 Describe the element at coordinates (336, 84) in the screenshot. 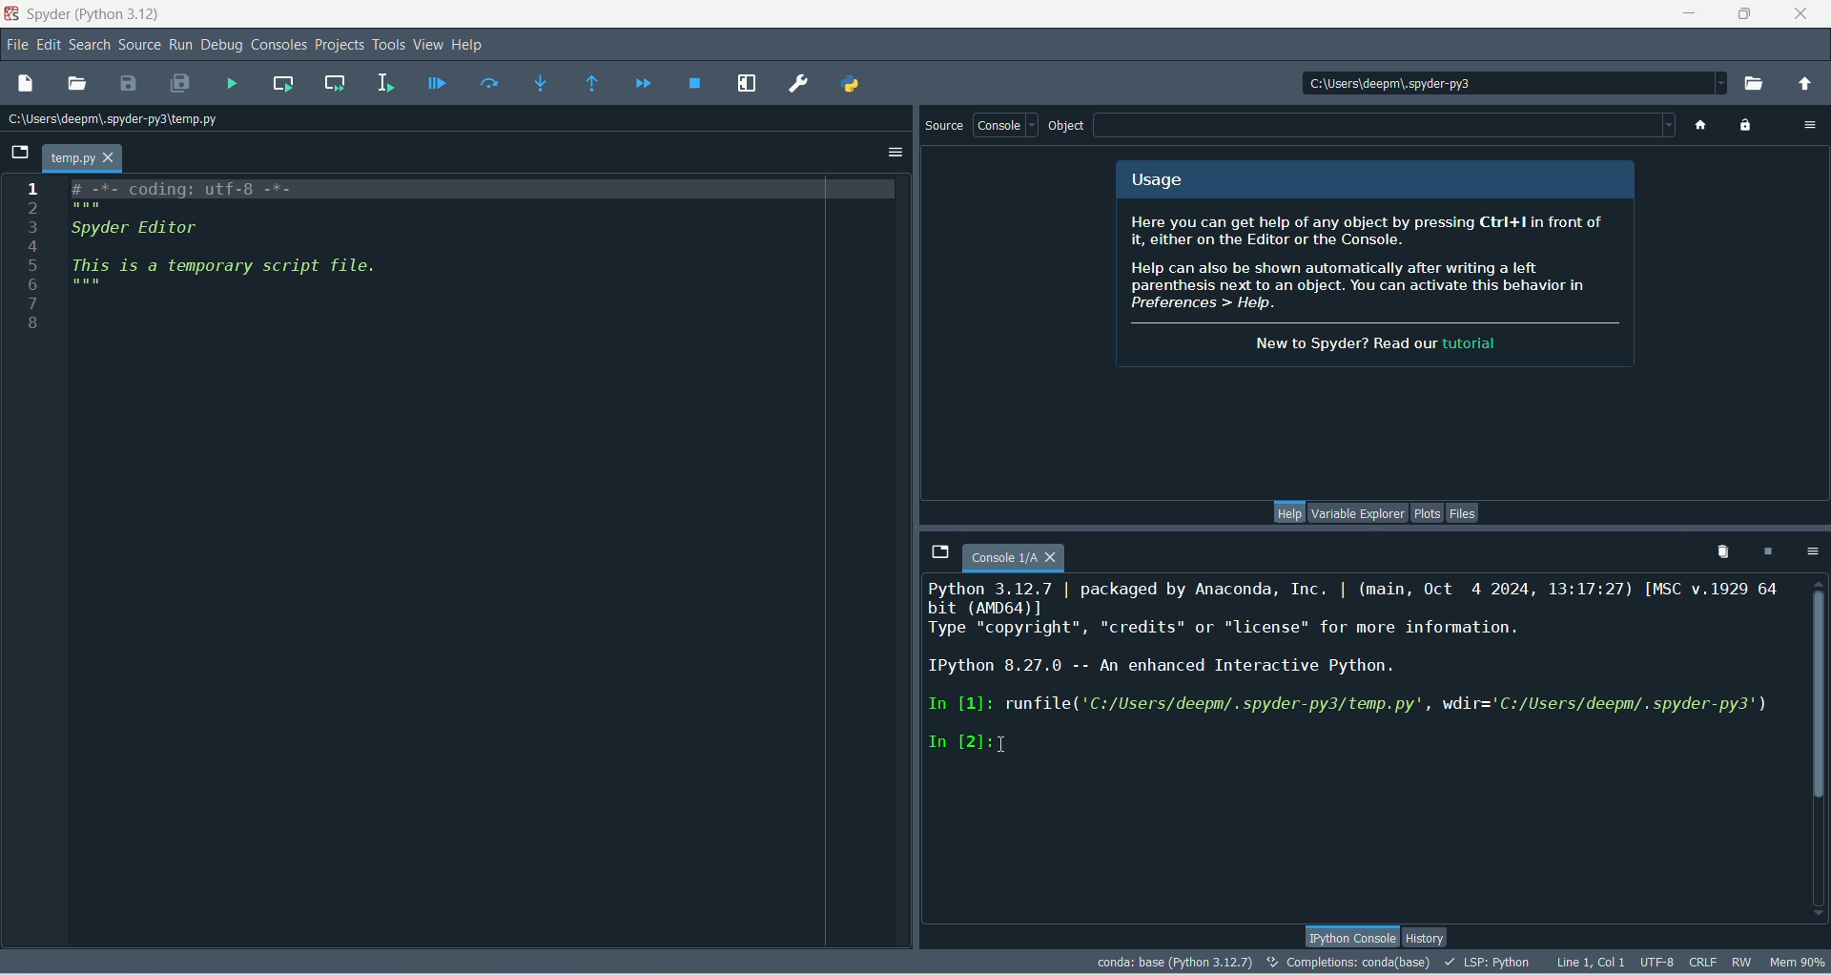

I see `run current cell and go to next one` at that location.